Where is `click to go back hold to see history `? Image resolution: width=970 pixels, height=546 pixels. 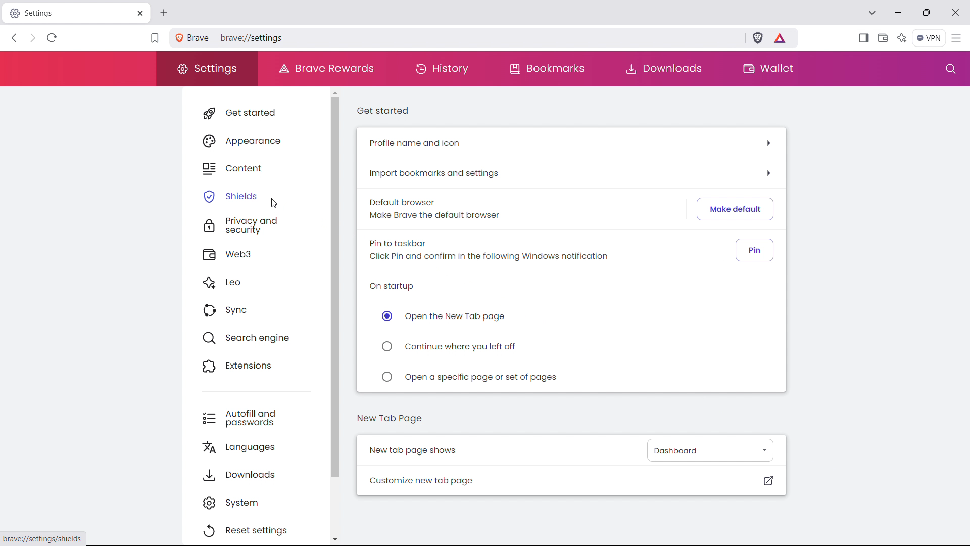 click to go back hold to see history  is located at coordinates (15, 37).